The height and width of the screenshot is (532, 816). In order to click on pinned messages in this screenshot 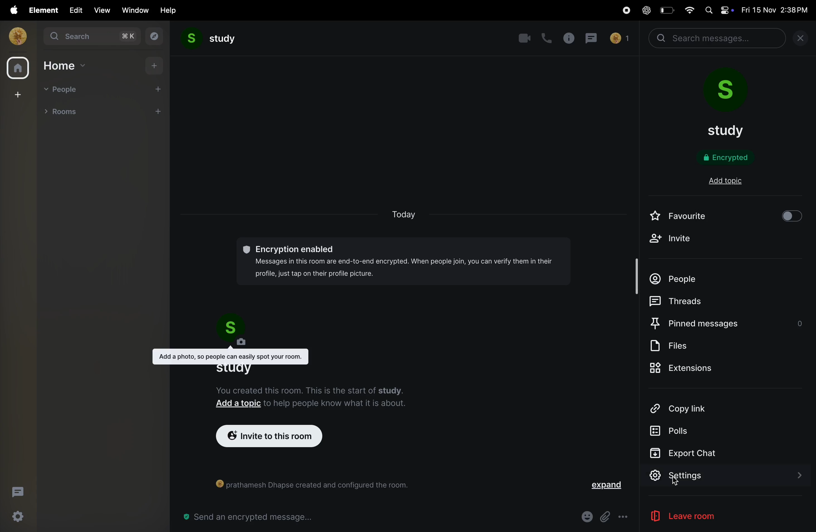, I will do `click(725, 321)`.